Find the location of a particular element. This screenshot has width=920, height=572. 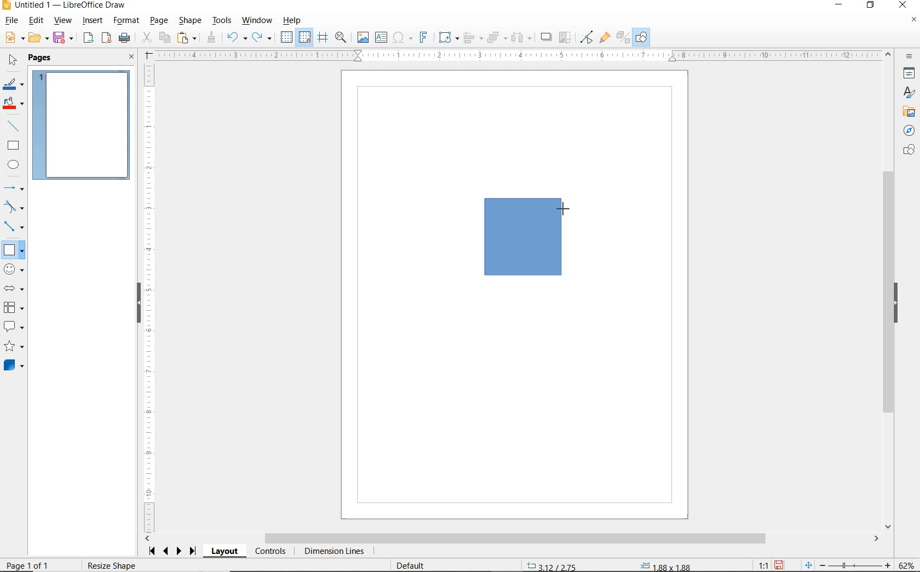

INSERT FRONTWORK TEXT is located at coordinates (423, 37).